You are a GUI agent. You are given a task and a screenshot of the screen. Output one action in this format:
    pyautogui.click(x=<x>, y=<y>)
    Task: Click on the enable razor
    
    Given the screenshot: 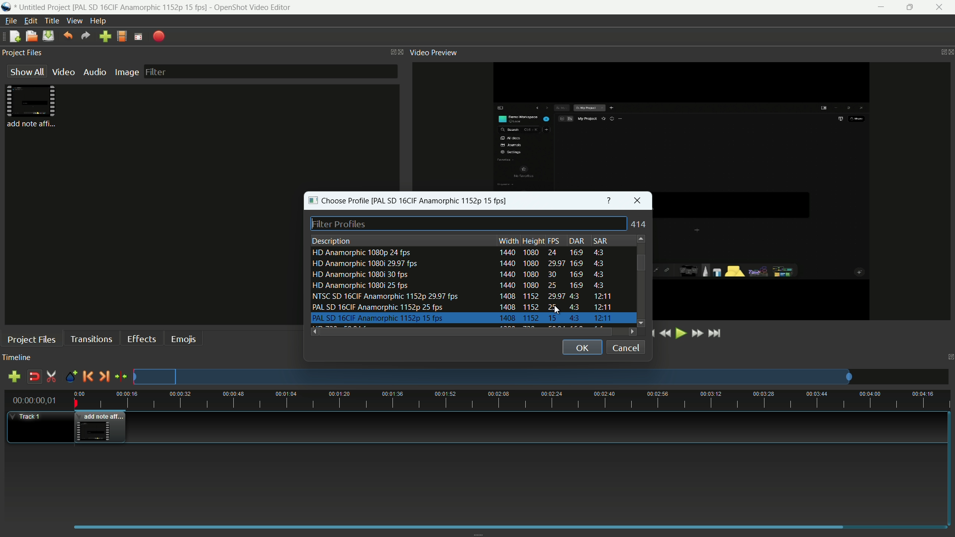 What is the action you would take?
    pyautogui.click(x=52, y=377)
    